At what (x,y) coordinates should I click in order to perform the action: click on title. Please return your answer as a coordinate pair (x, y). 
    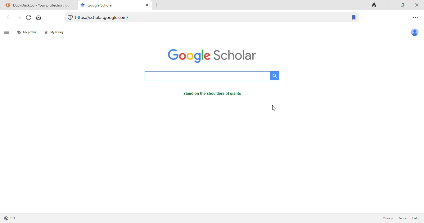
    Looking at the image, I should click on (38, 5).